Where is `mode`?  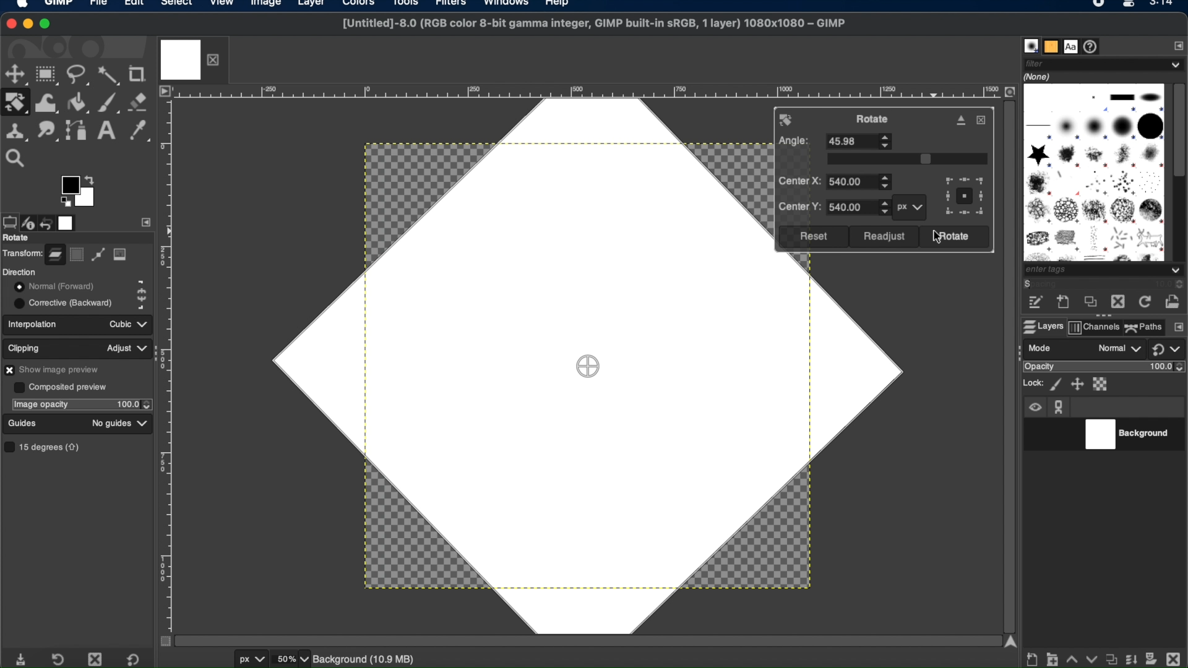 mode is located at coordinates (1041, 348).